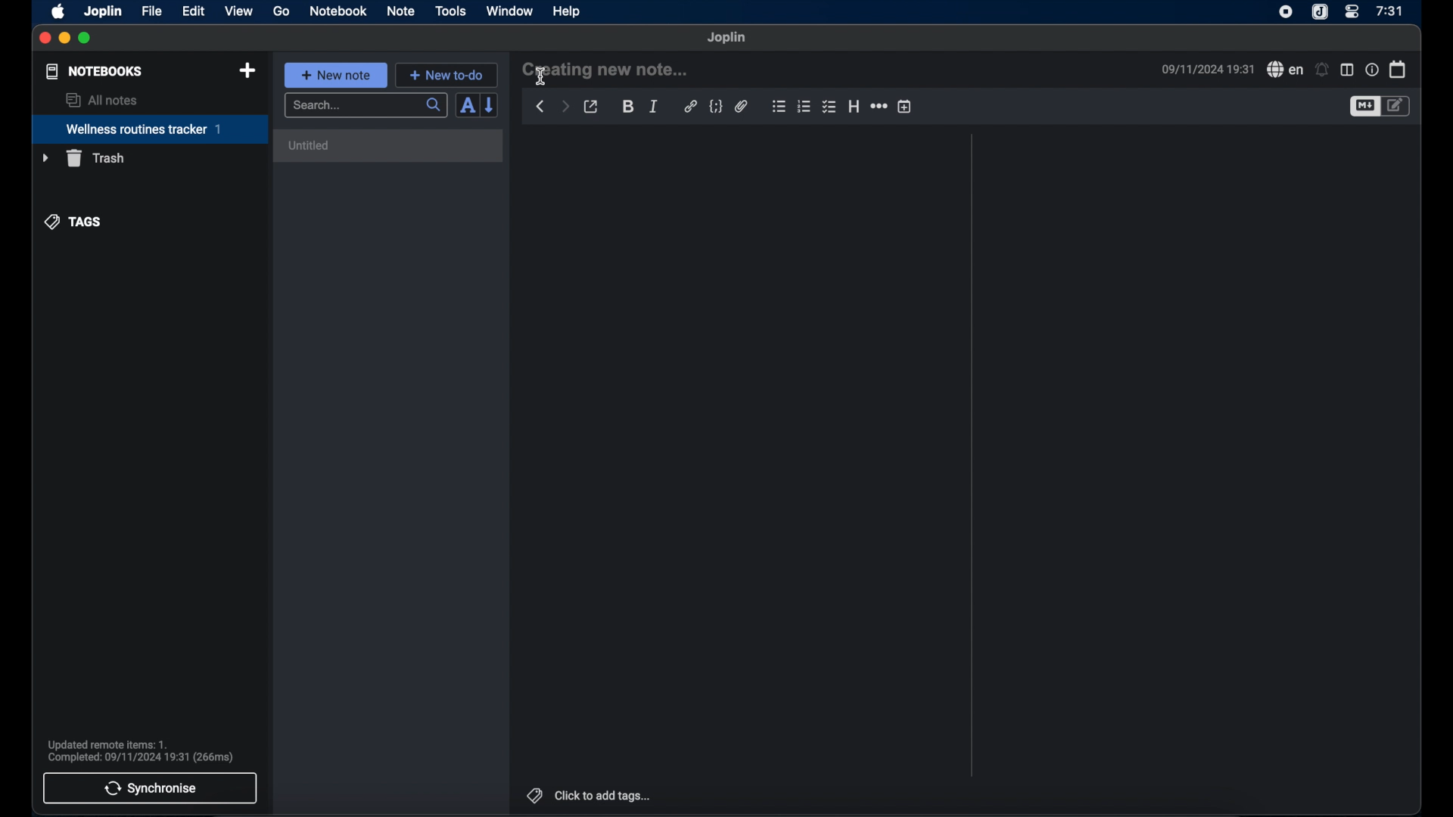 This screenshot has width=1453, height=817. Describe the element at coordinates (830, 106) in the screenshot. I see `checklist` at that location.